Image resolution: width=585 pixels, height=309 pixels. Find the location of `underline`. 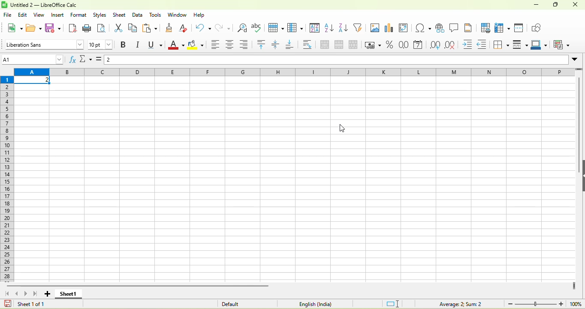

underline is located at coordinates (159, 45).